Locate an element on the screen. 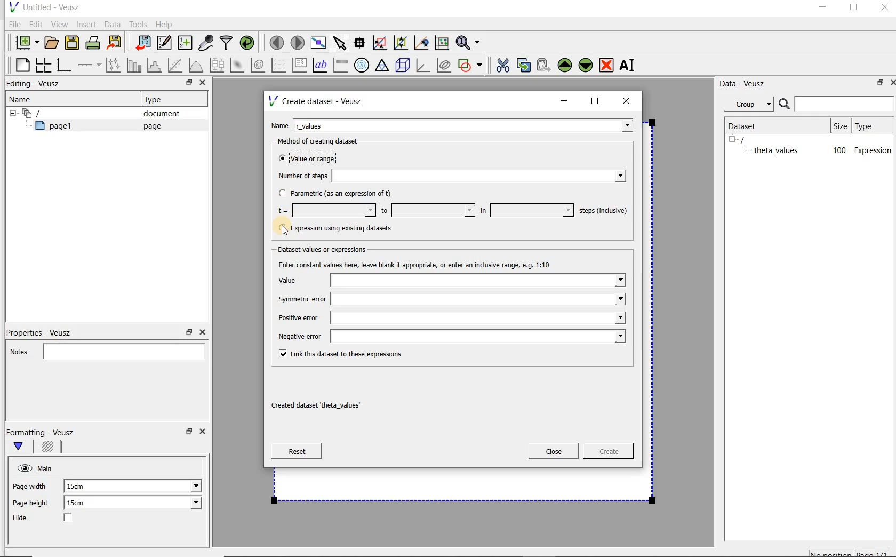  Value is located at coordinates (451, 281).